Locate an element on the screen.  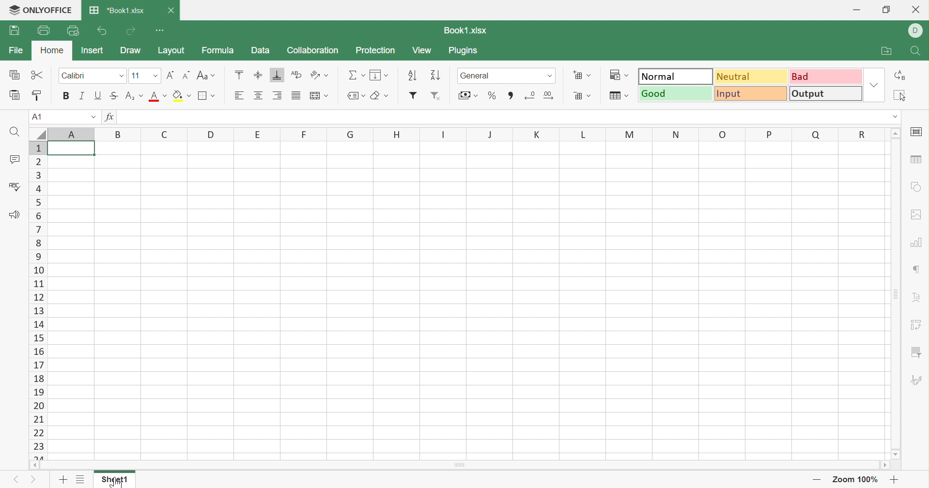
Bold is located at coordinates (65, 96).